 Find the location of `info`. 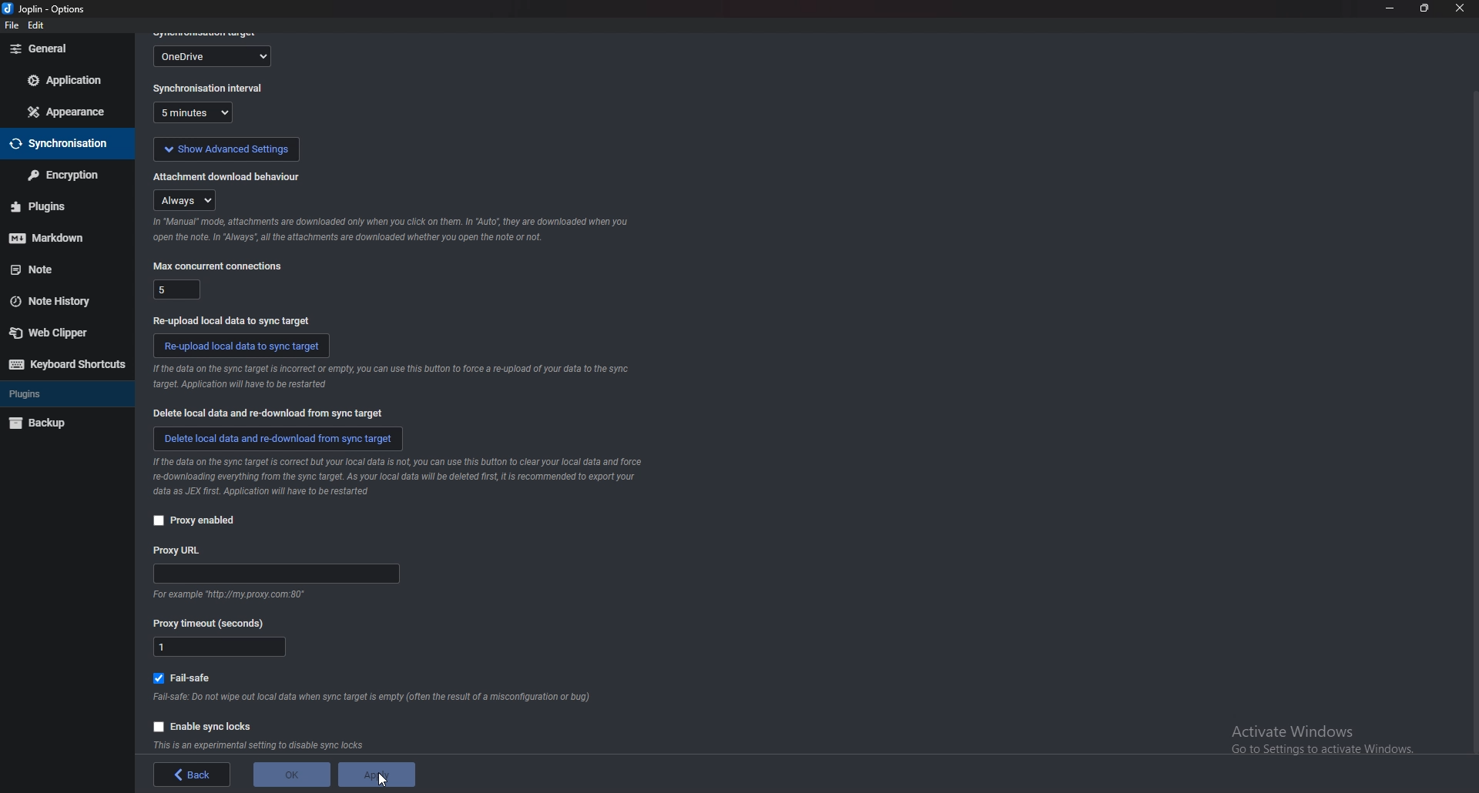

info is located at coordinates (388, 379).